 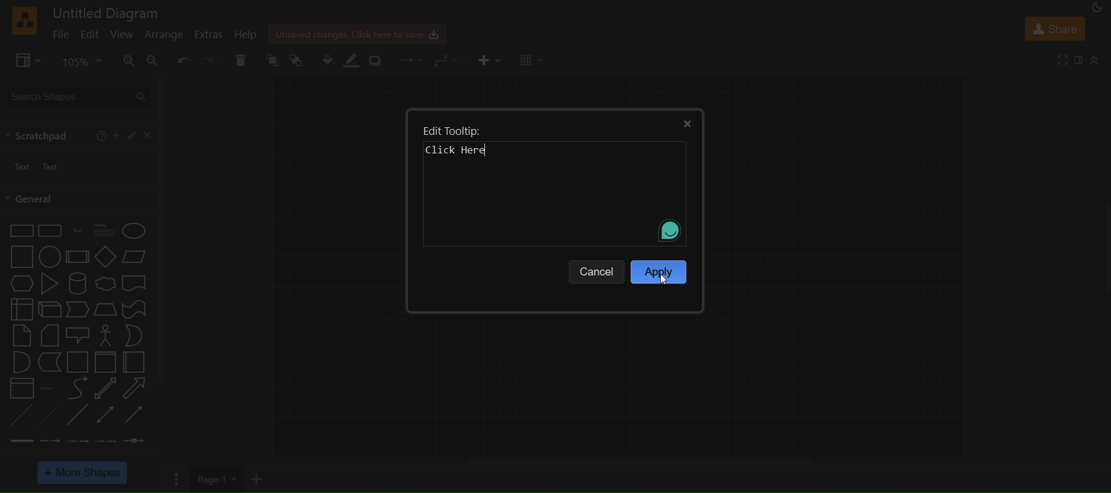 I want to click on general, so click(x=31, y=198).